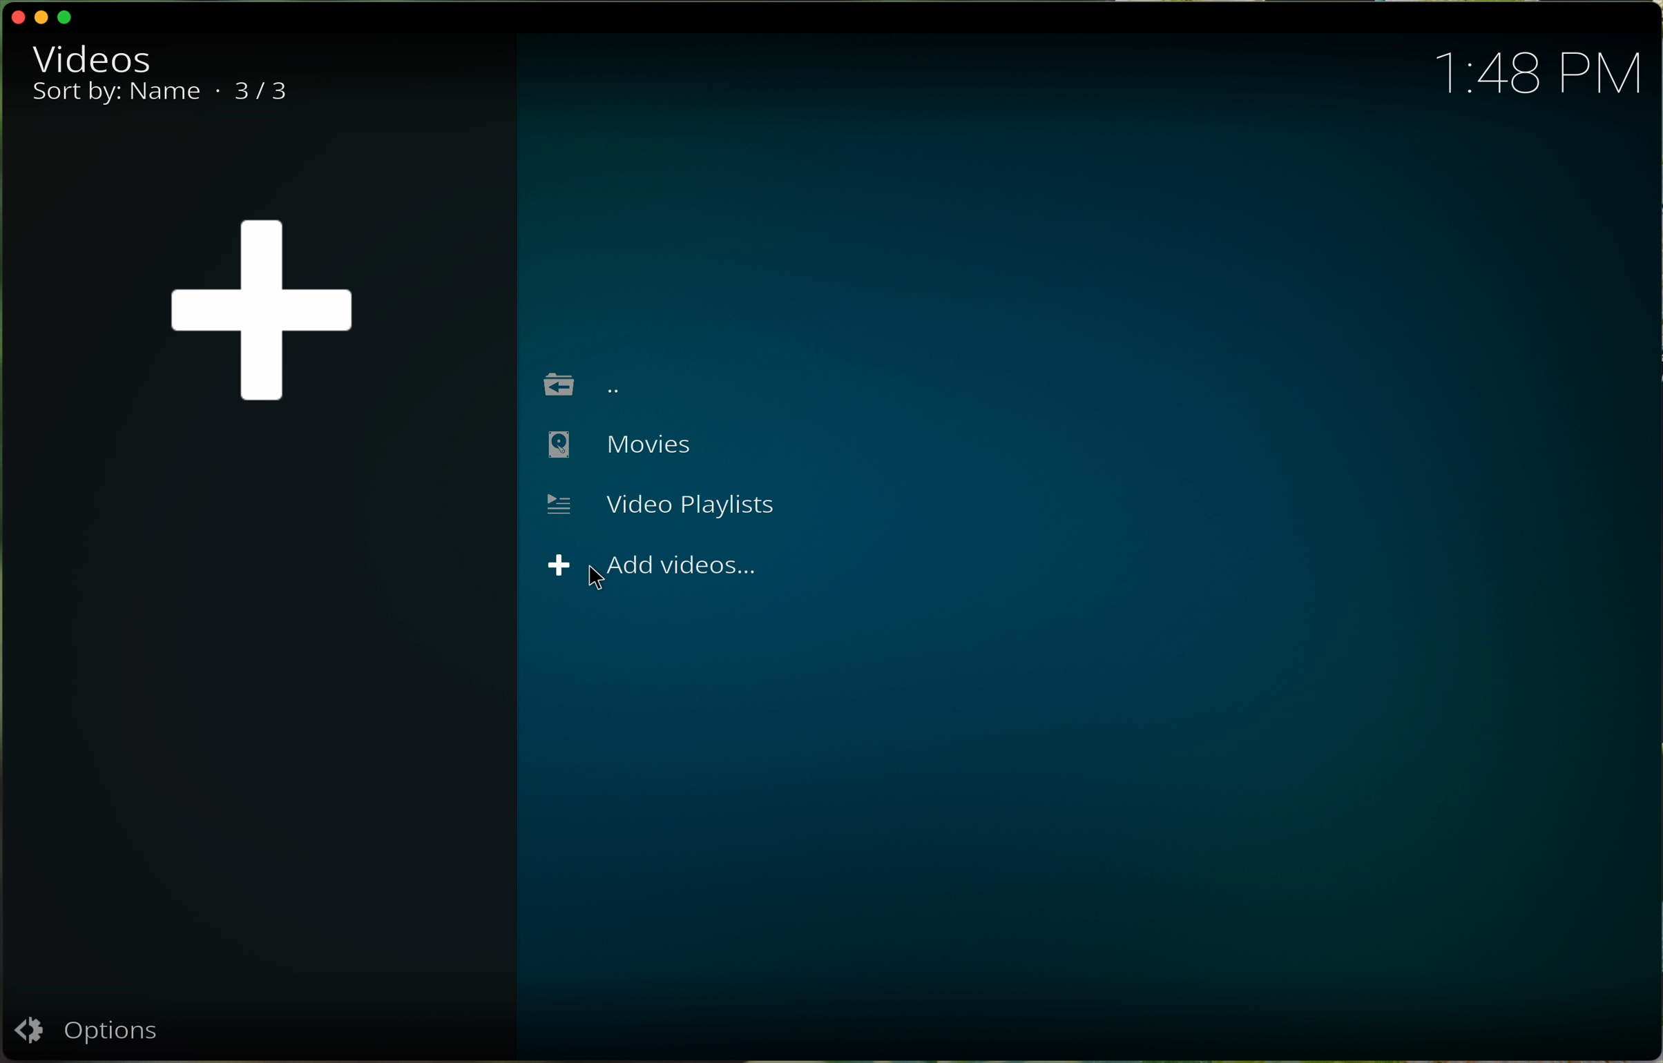 The image size is (1663, 1063). What do you see at coordinates (69, 19) in the screenshot?
I see `maximise` at bounding box center [69, 19].